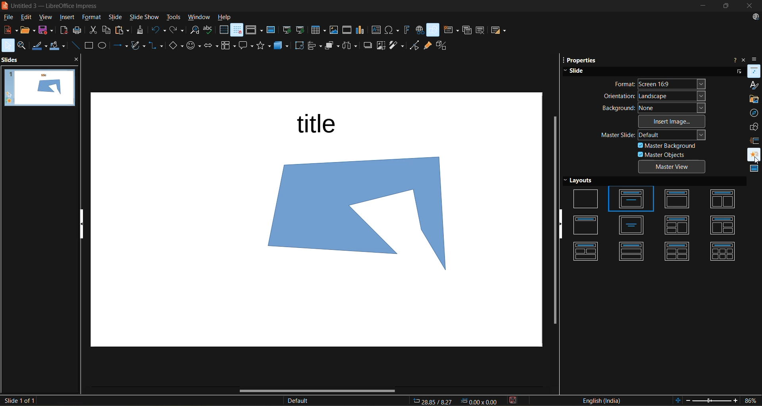 This screenshot has width=762, height=406. I want to click on slide, so click(577, 70).